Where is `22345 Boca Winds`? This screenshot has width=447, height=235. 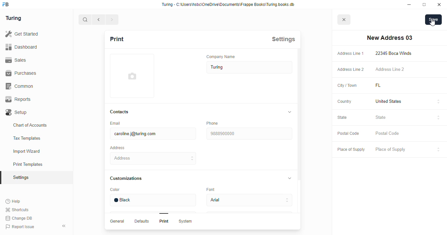 22345 Boca Winds is located at coordinates (395, 53).